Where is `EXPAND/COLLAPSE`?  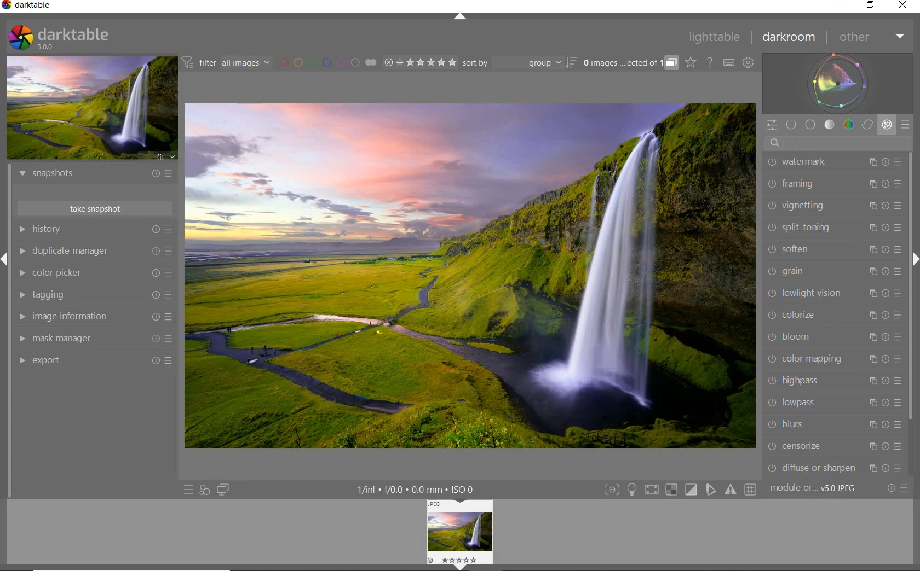
EXPAND/COLLAPSE is located at coordinates (461, 19).